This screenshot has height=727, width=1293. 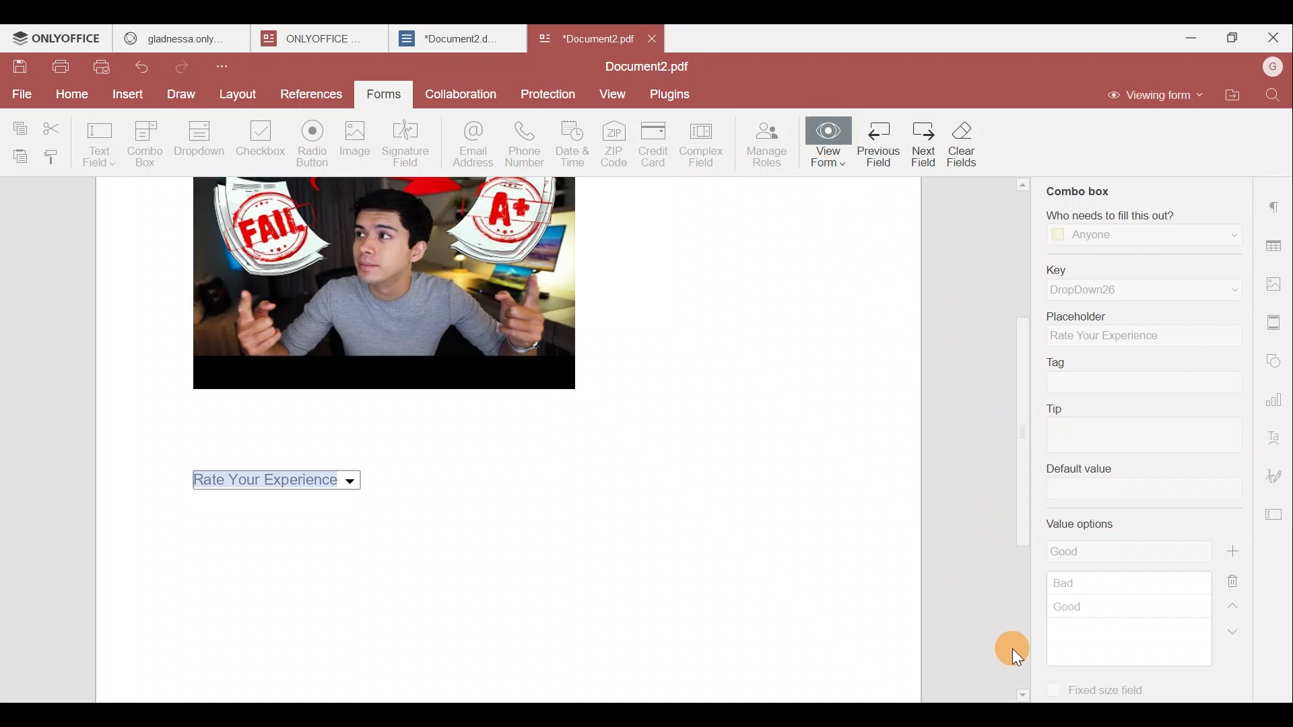 I want to click on image, so click(x=383, y=283).